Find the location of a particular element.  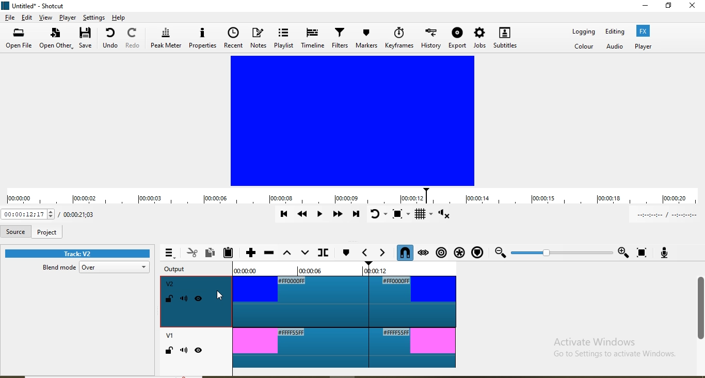

close is located at coordinates (693, 11).